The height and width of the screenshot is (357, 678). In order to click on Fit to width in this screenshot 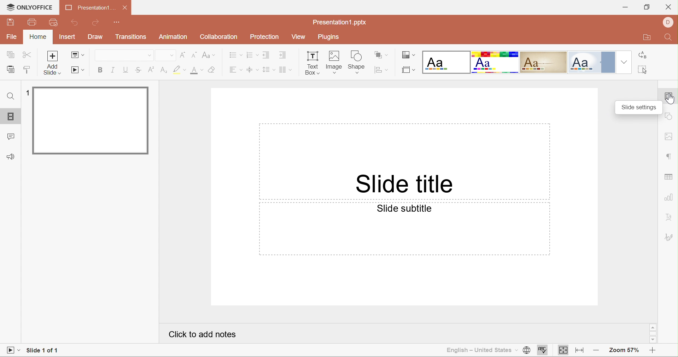, I will do `click(581, 351)`.